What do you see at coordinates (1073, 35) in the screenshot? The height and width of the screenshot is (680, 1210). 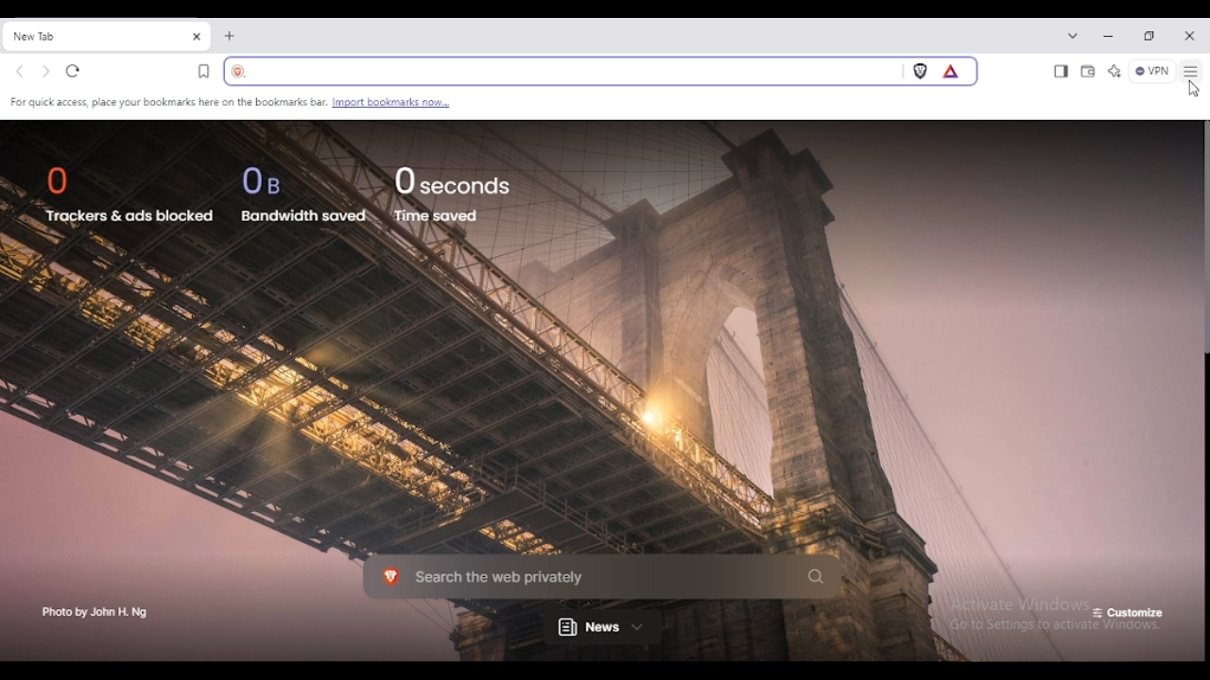 I see `search tabs` at bounding box center [1073, 35].